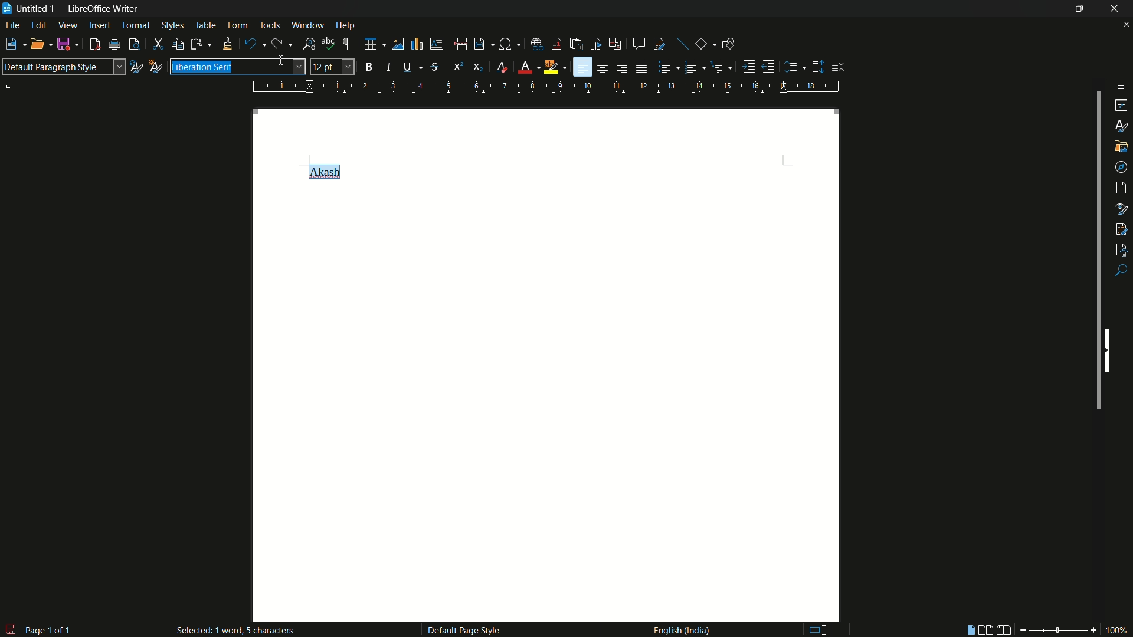 This screenshot has height=637, width=1133. What do you see at coordinates (506, 45) in the screenshot?
I see `insert special characters` at bounding box center [506, 45].